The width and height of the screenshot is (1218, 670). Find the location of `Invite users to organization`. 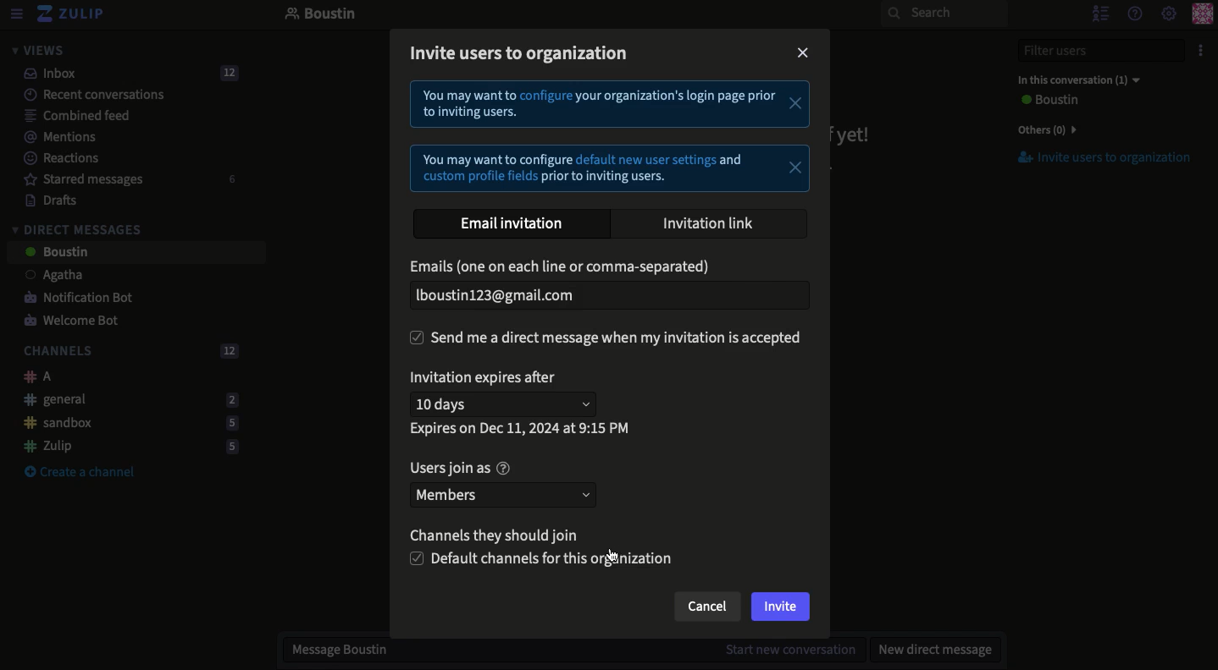

Invite users to organization is located at coordinates (1095, 158).